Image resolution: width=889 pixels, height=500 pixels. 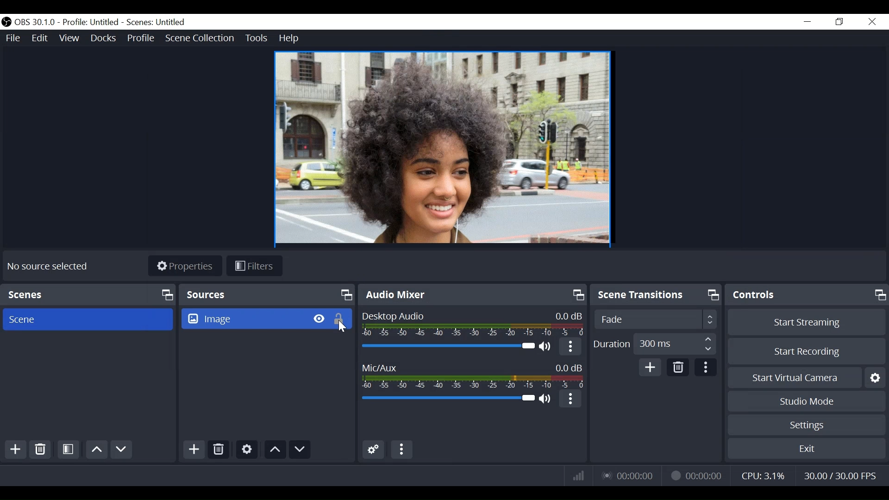 What do you see at coordinates (96, 450) in the screenshot?
I see `Move Up` at bounding box center [96, 450].